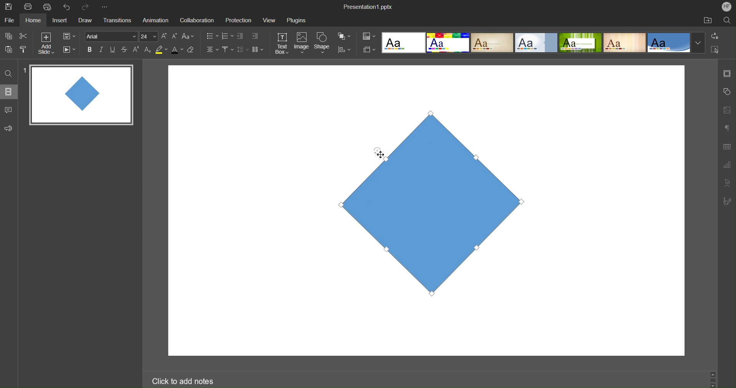  I want to click on Animation, so click(155, 19).